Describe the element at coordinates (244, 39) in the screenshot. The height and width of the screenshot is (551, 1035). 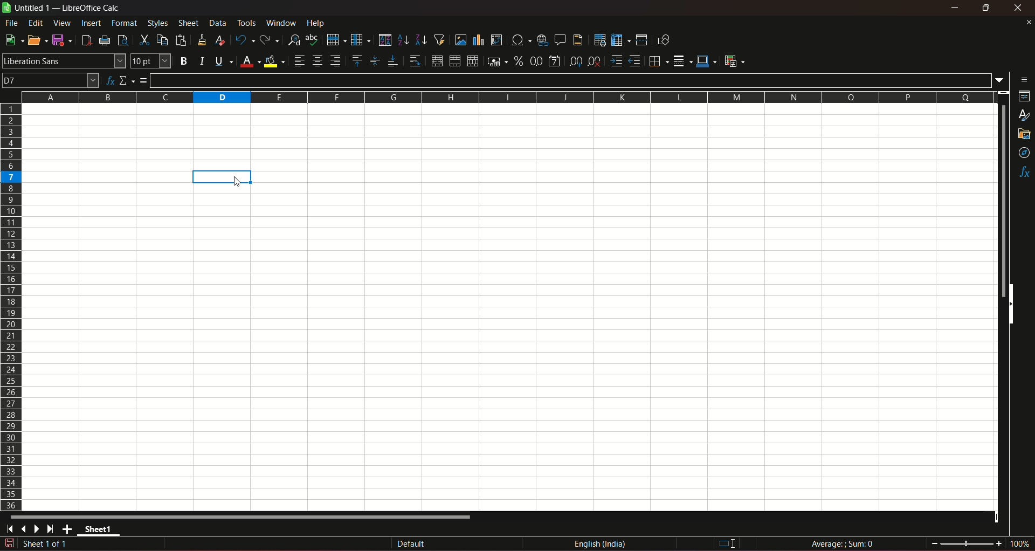
I see `undo` at that location.